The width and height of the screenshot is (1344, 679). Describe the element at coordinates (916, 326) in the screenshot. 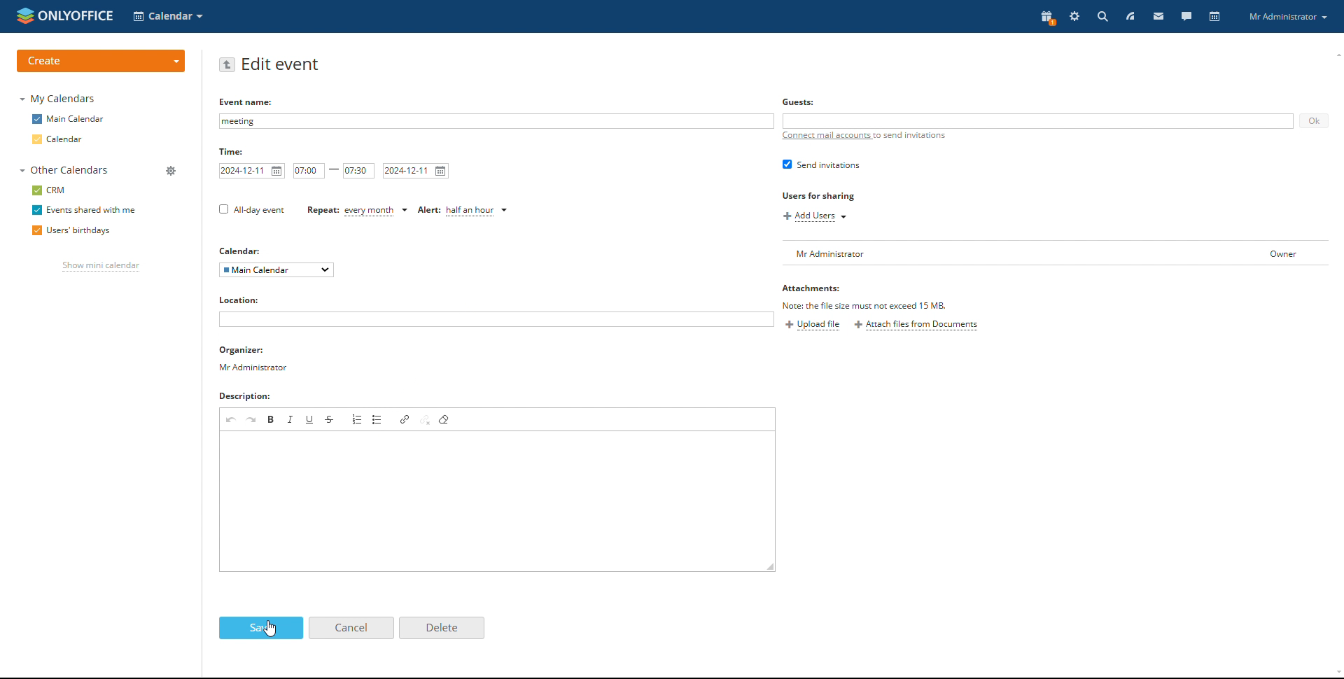

I see `attach files form documents` at that location.